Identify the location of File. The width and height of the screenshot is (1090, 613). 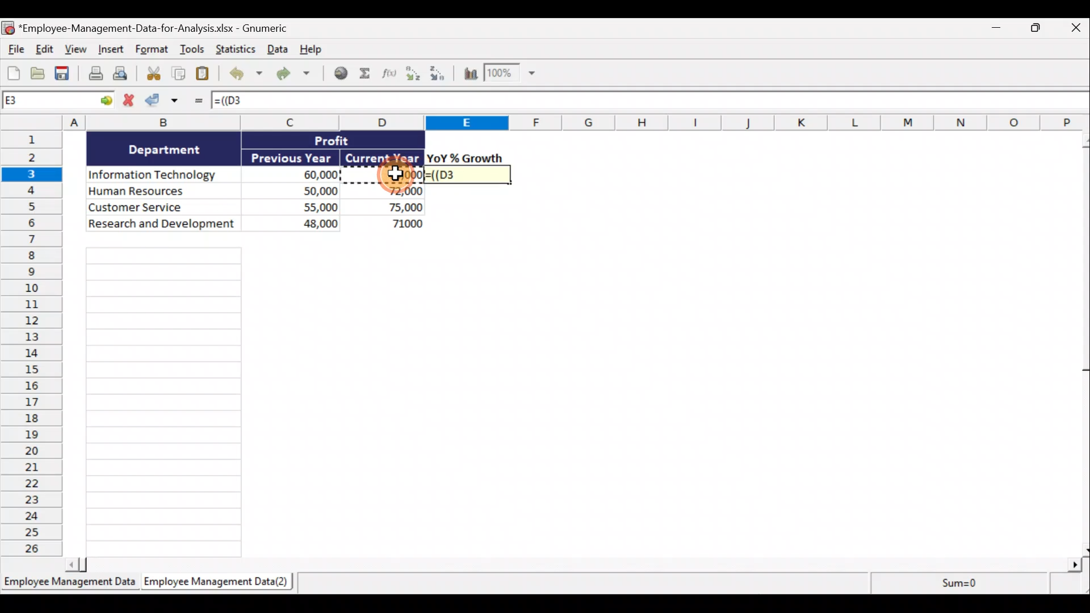
(14, 48).